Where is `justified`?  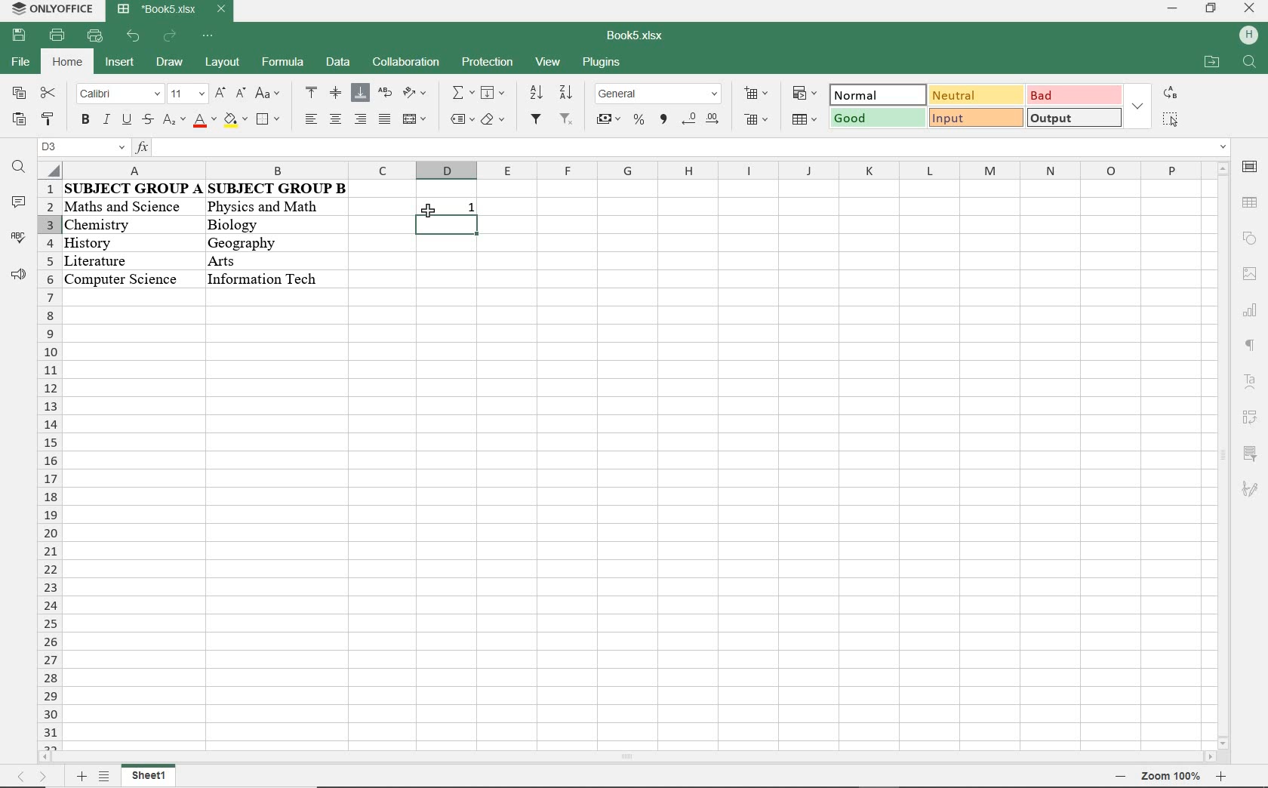
justified is located at coordinates (383, 120).